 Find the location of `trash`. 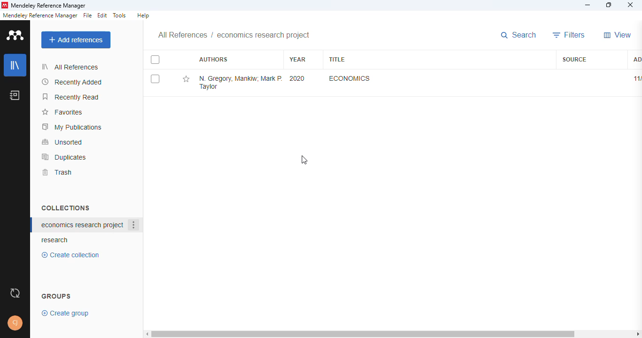

trash is located at coordinates (56, 172).